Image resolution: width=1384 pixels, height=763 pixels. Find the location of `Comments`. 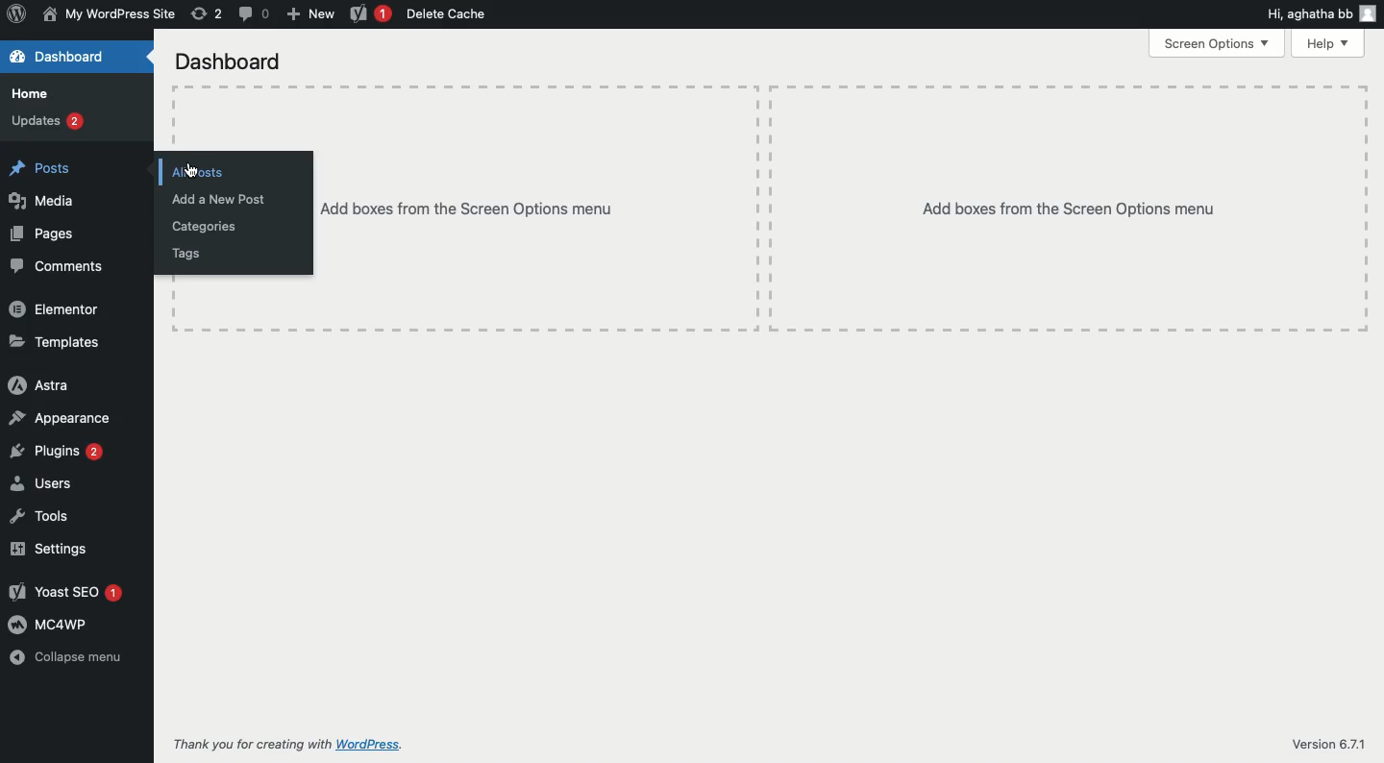

Comments is located at coordinates (60, 266).